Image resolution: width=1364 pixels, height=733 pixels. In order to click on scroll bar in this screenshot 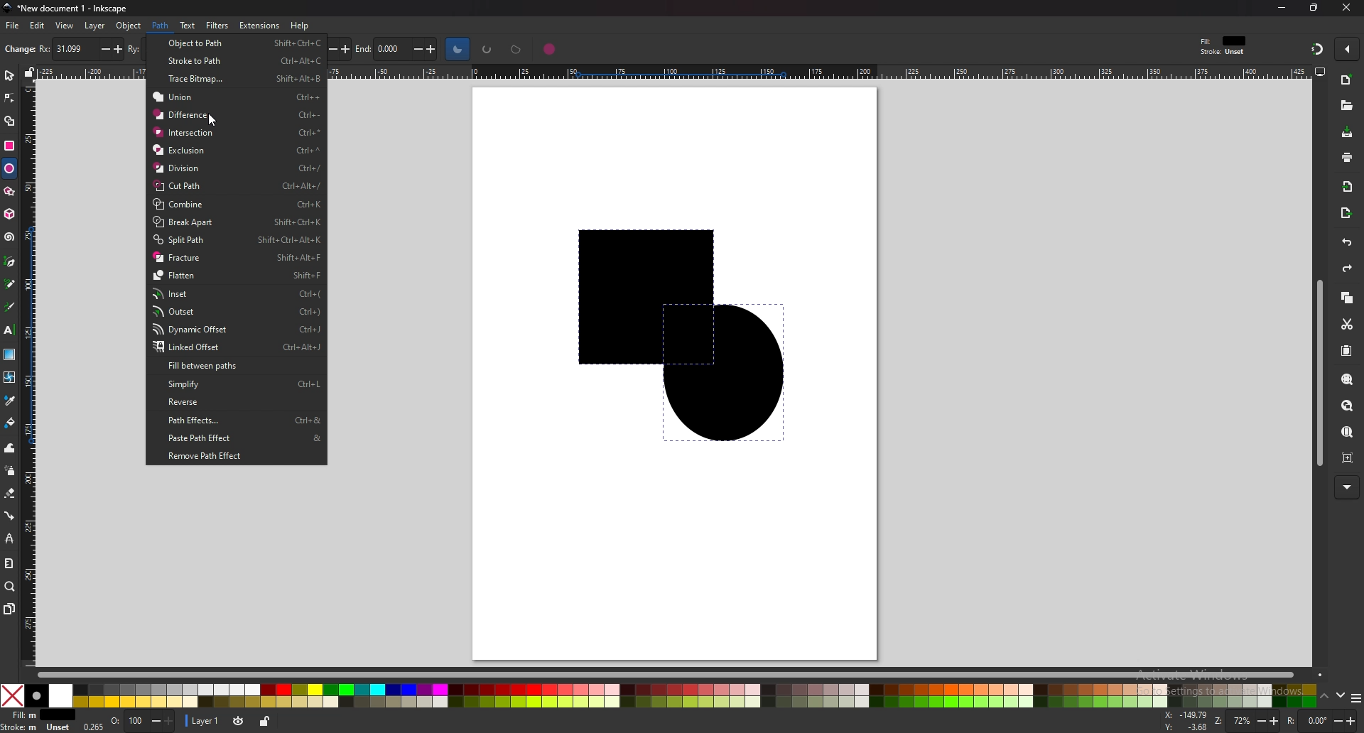, I will do `click(671, 673)`.